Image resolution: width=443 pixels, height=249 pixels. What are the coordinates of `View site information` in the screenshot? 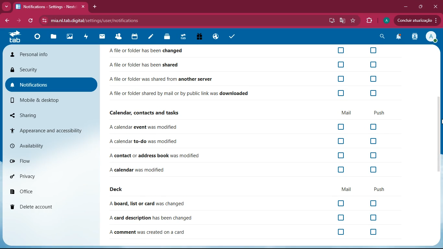 It's located at (45, 21).